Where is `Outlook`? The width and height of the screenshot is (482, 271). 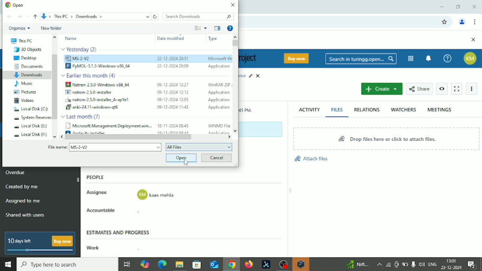
Outlook is located at coordinates (213, 264).